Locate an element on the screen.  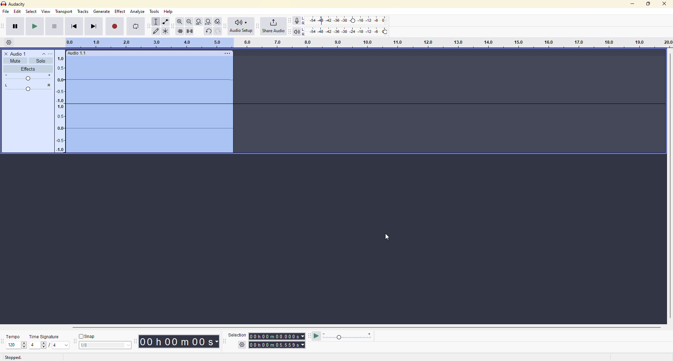
maximize is located at coordinates (648, 3).